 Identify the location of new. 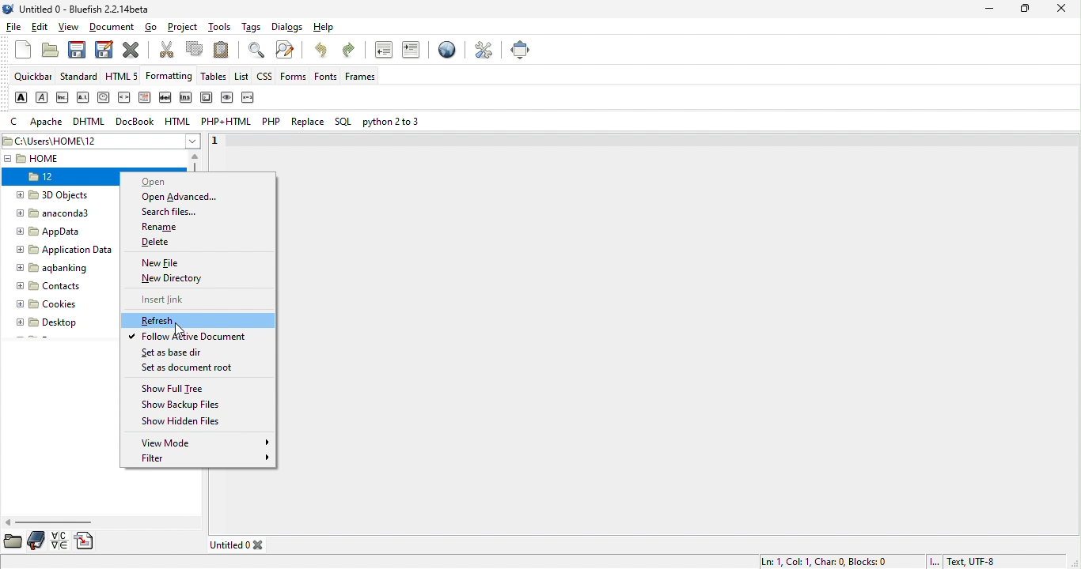
(18, 51).